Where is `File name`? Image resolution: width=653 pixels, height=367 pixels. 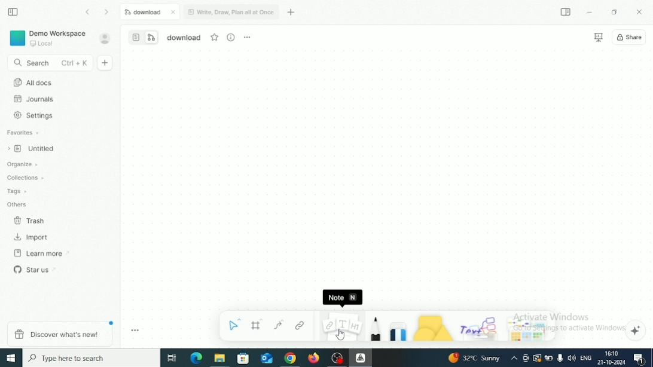
File name is located at coordinates (184, 38).